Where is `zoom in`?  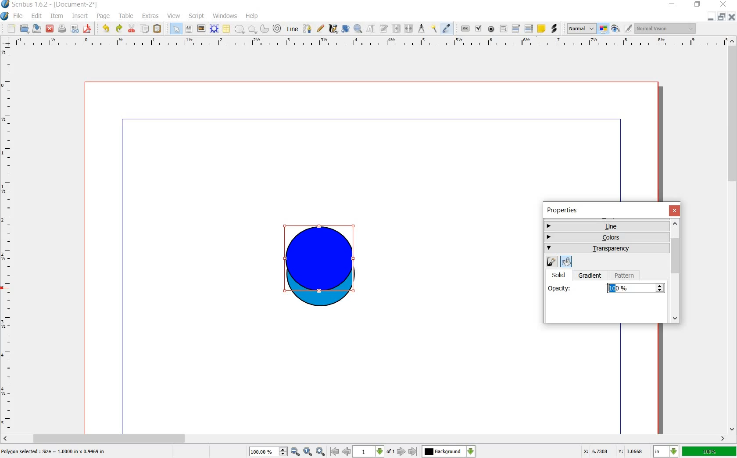
zoom in is located at coordinates (320, 451).